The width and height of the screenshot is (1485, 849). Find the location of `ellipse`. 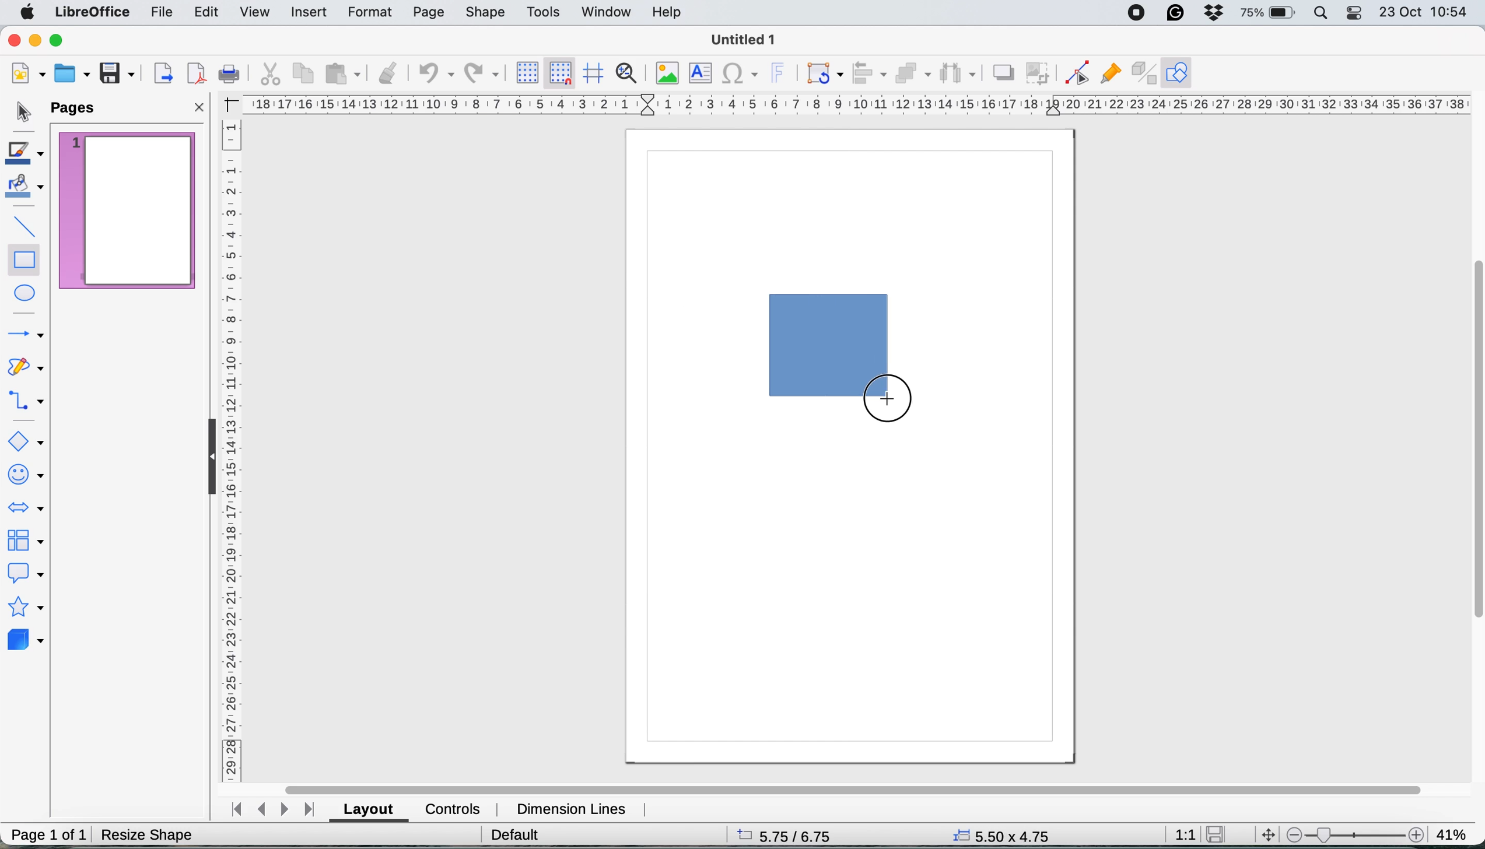

ellipse is located at coordinates (28, 292).